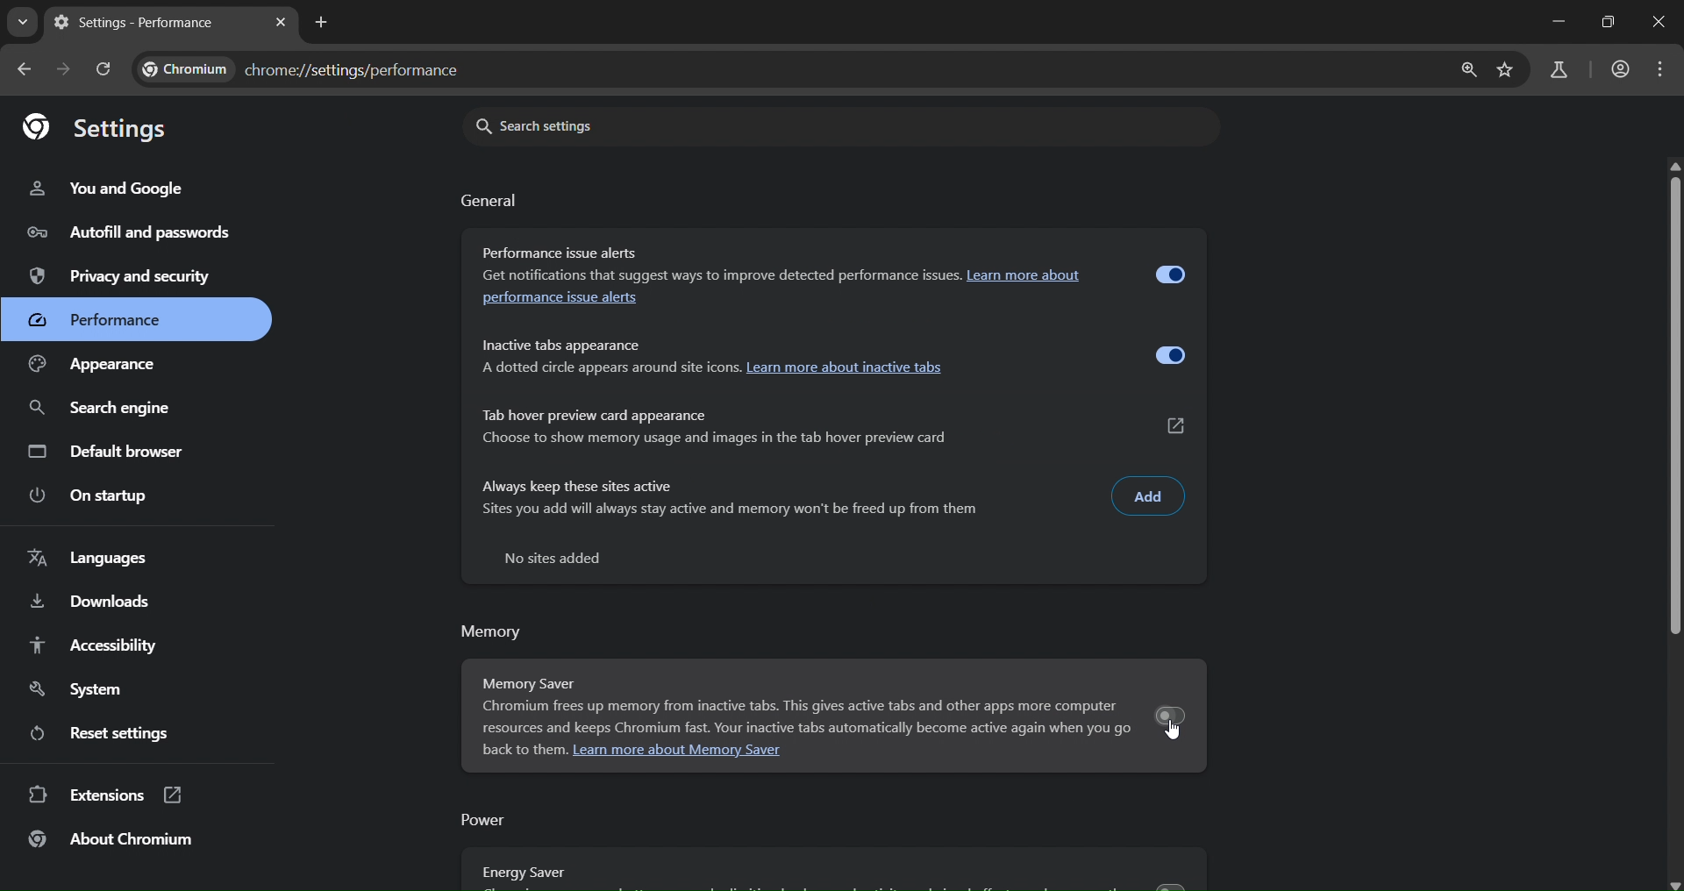 This screenshot has width=1684, height=891. Describe the element at coordinates (320, 22) in the screenshot. I see `new tab` at that location.